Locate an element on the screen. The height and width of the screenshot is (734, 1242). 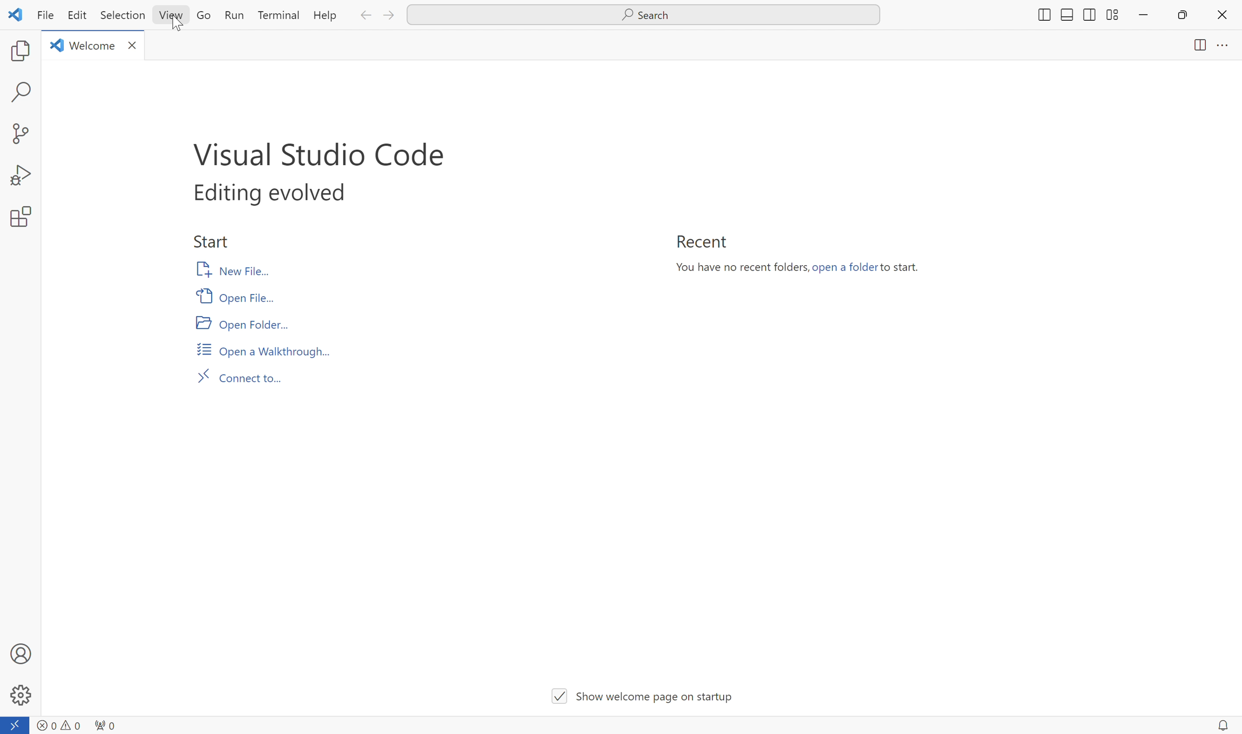
menu is located at coordinates (1227, 49).